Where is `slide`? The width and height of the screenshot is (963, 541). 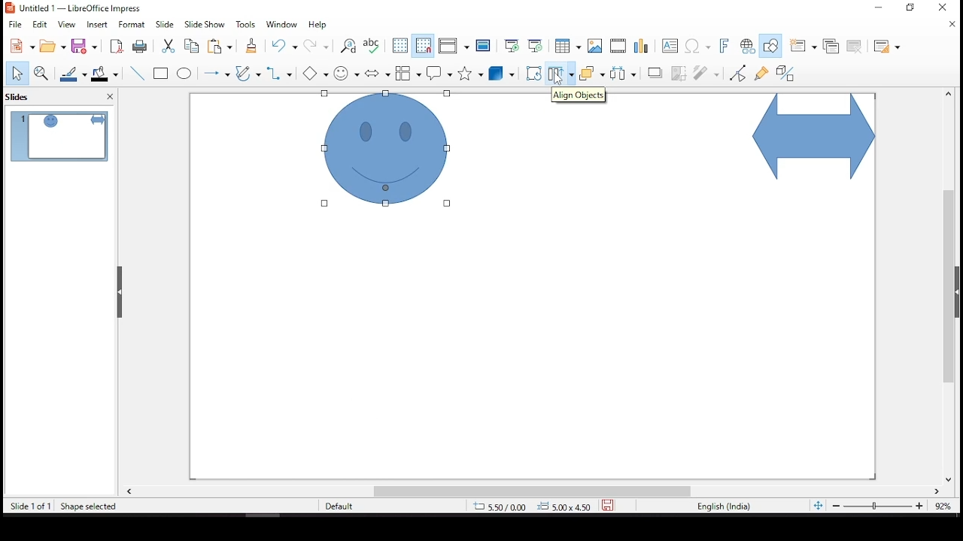 slide is located at coordinates (165, 24).